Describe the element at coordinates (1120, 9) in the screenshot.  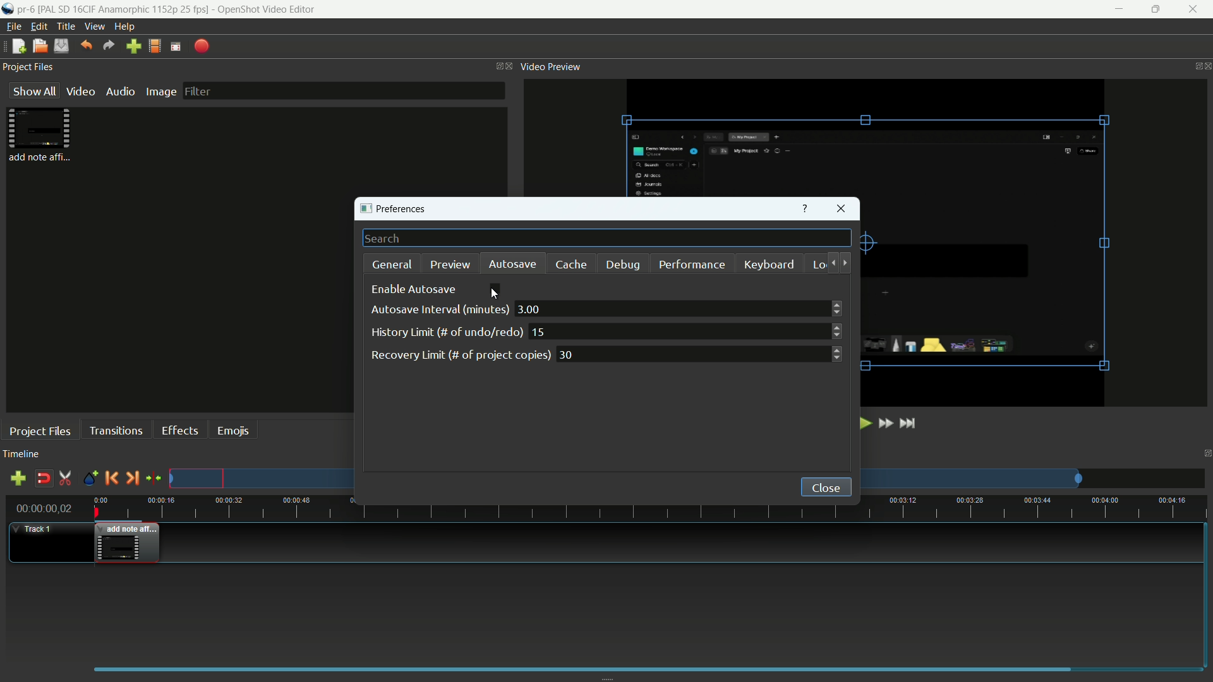
I see `minimize` at that location.